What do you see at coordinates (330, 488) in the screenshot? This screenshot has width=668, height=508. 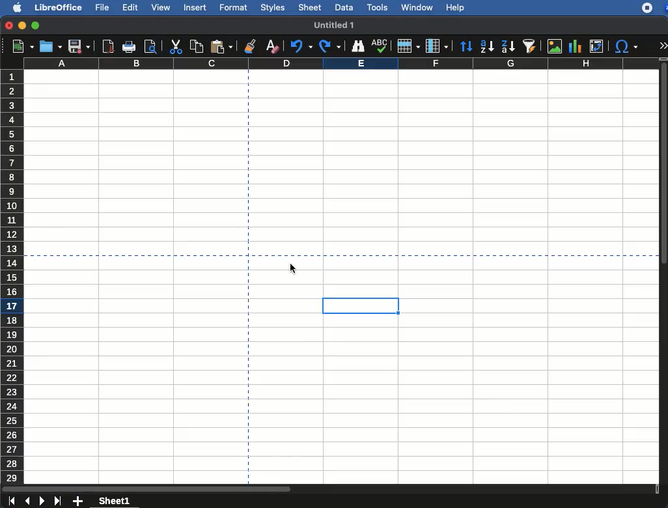 I see `scroll` at bounding box center [330, 488].